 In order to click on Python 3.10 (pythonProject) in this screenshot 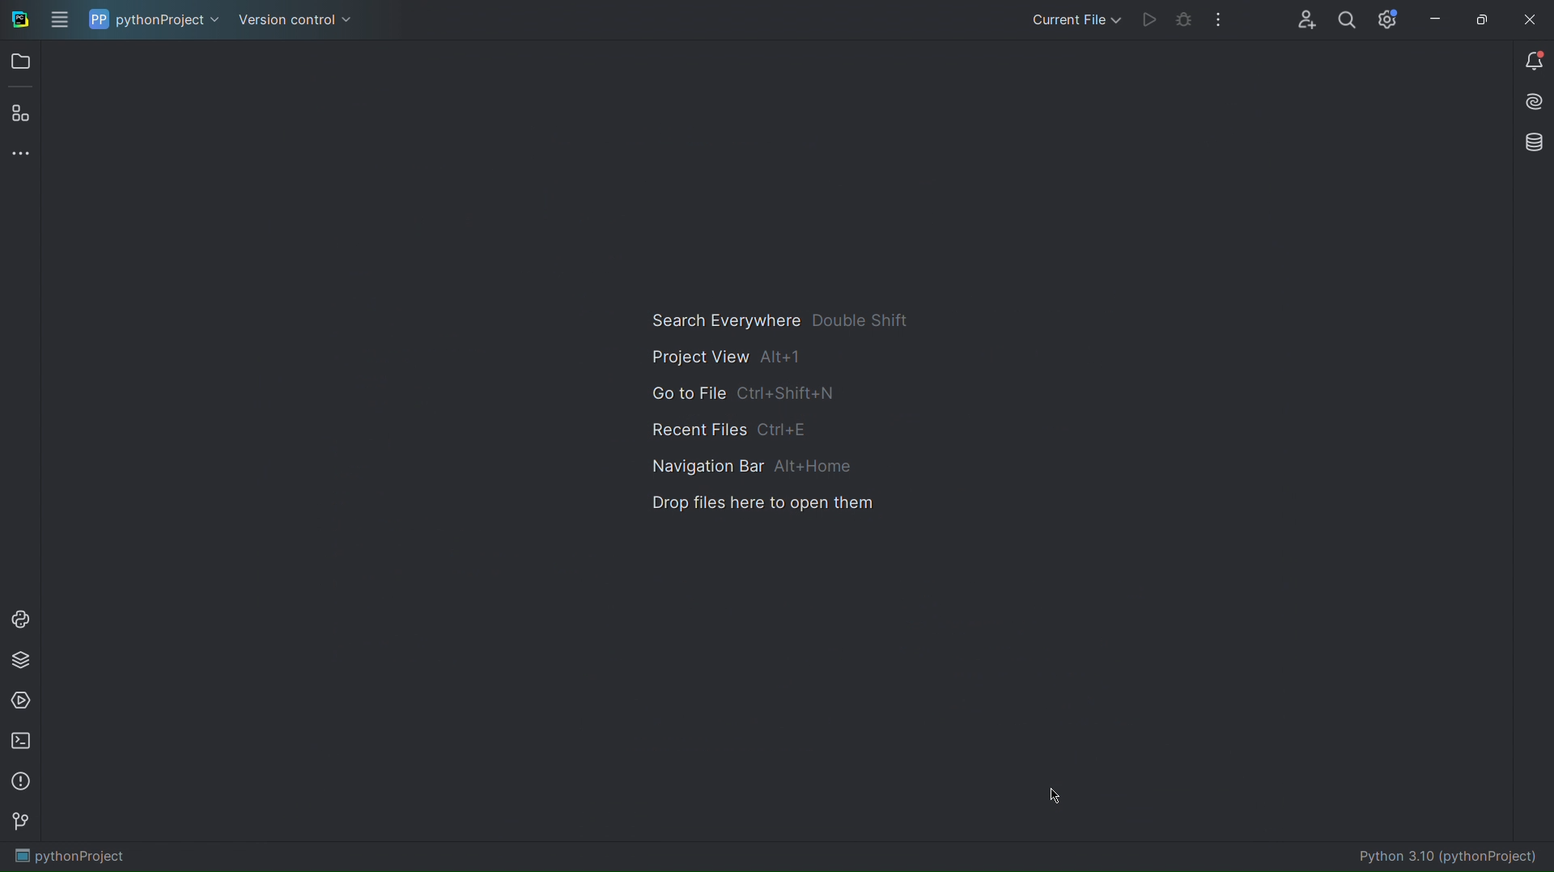, I will do `click(1448, 853)`.